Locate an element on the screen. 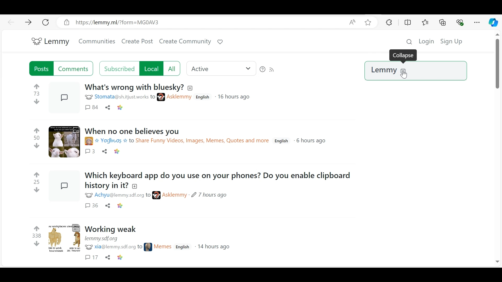 This screenshot has height=282, width=502. All is located at coordinates (172, 68).